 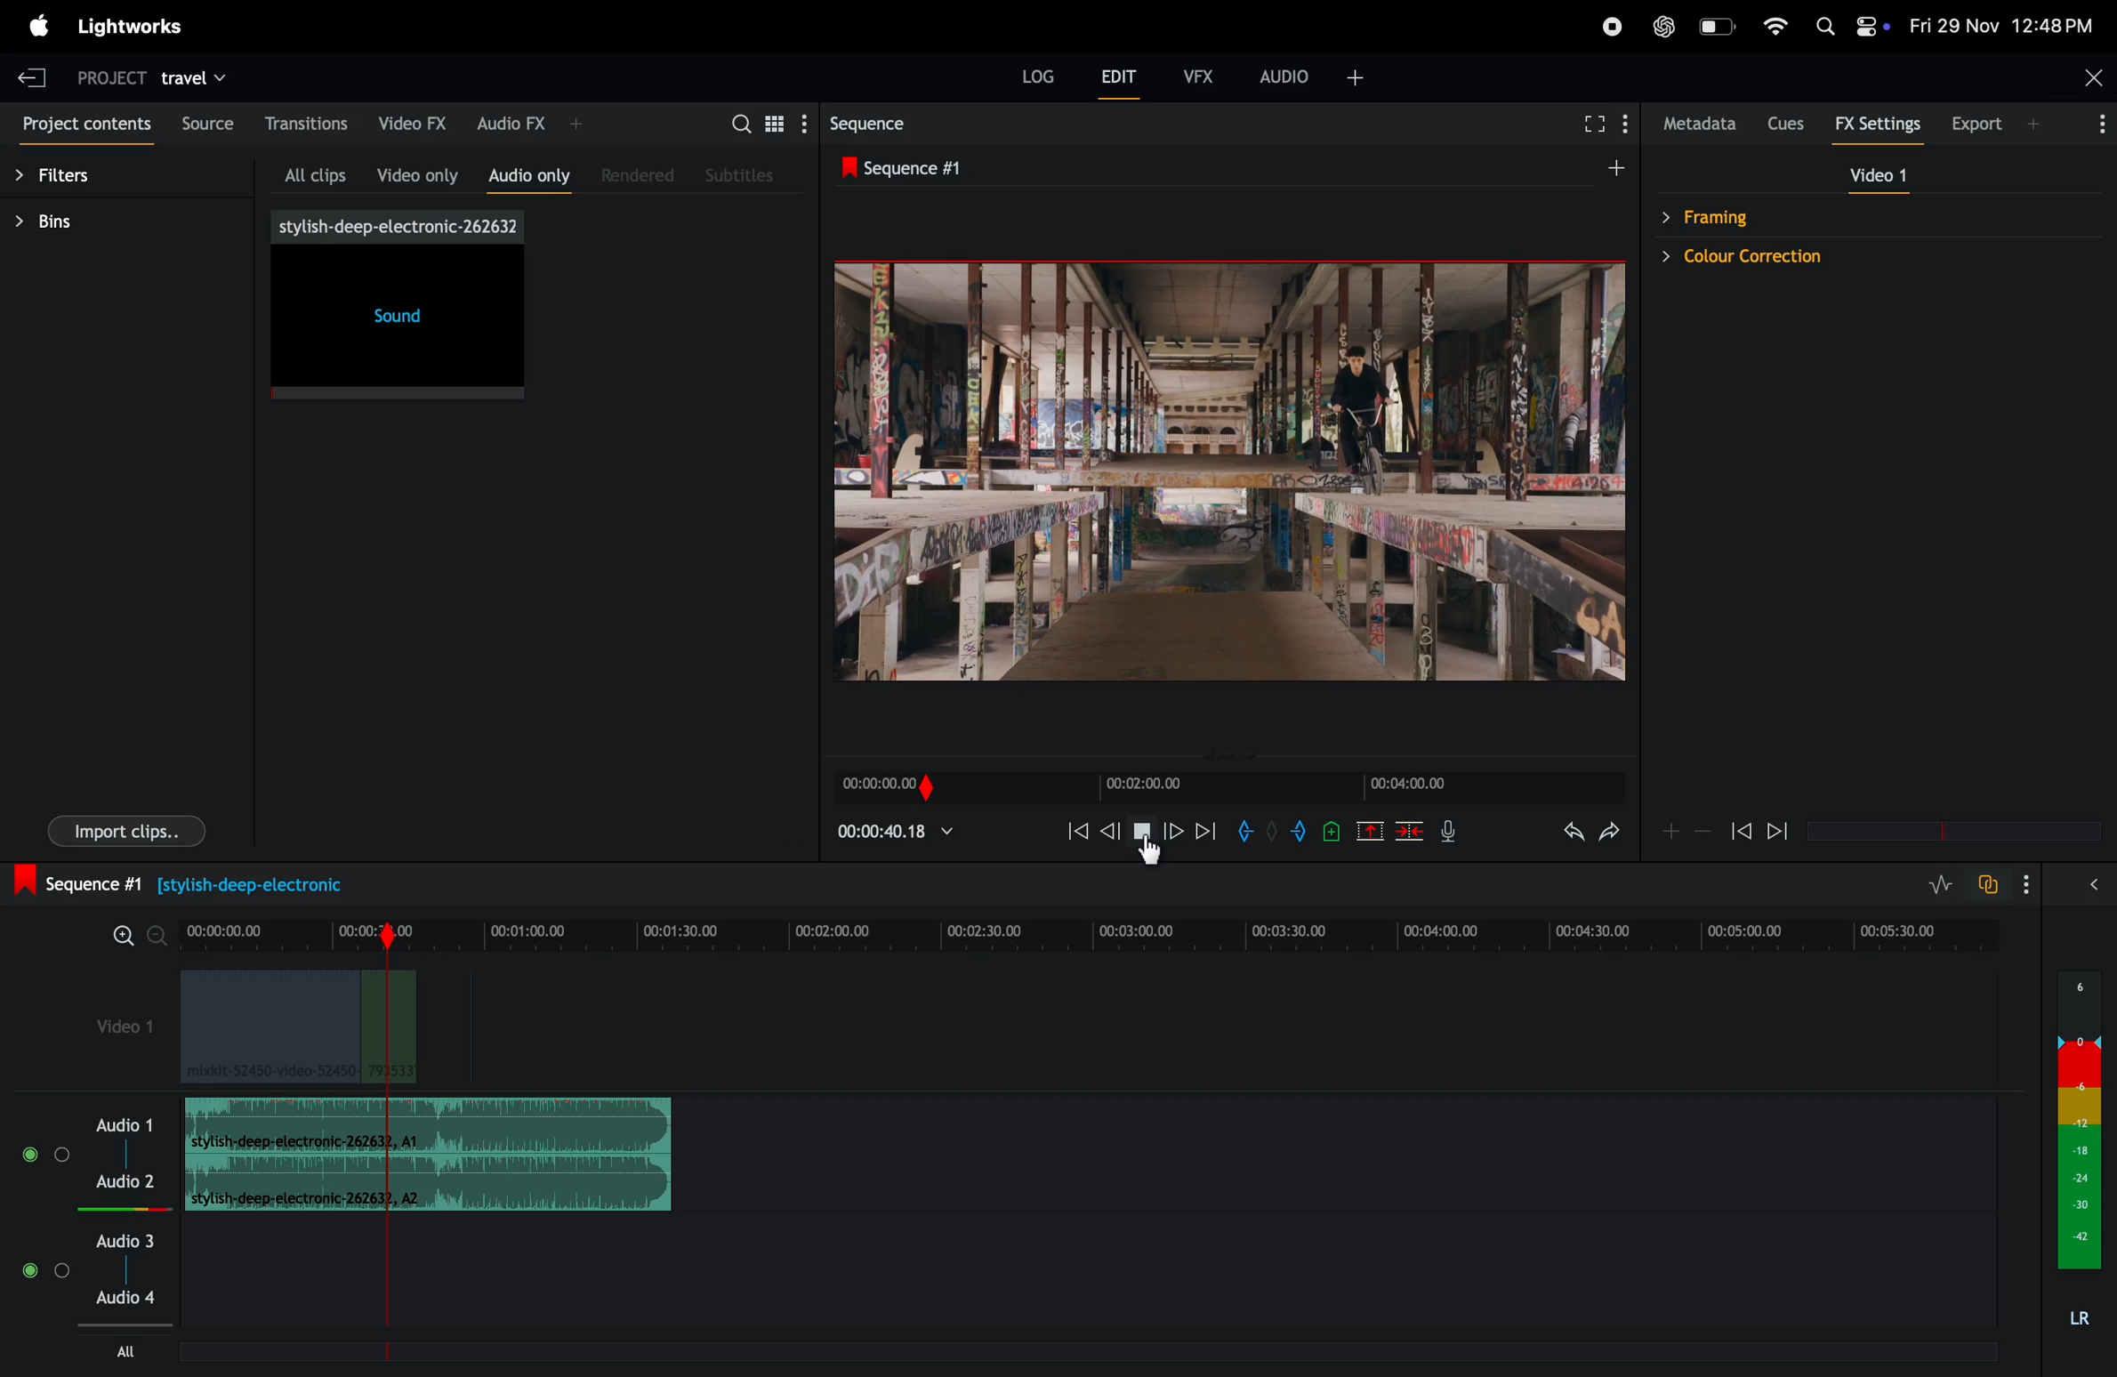 I want to click on toggle auto track sync, so click(x=1986, y=884).